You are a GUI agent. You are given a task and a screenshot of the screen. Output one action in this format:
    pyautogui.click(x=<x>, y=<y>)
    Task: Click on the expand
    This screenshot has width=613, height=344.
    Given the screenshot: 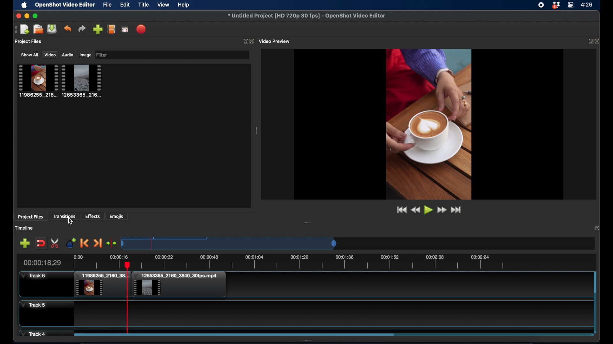 What is the action you would take?
    pyautogui.click(x=597, y=229)
    